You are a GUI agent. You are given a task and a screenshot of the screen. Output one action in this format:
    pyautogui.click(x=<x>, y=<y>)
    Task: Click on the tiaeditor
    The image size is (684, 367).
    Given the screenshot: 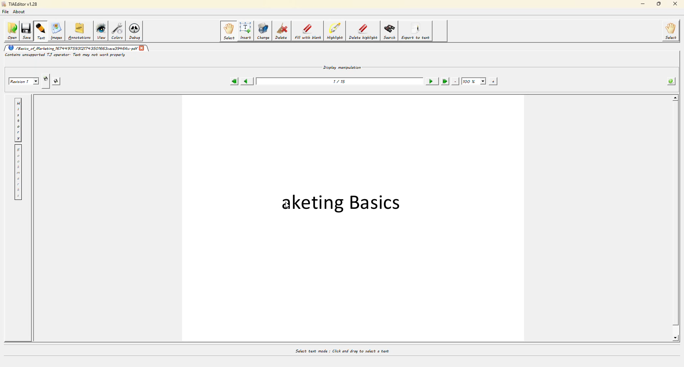 What is the action you would take?
    pyautogui.click(x=22, y=4)
    